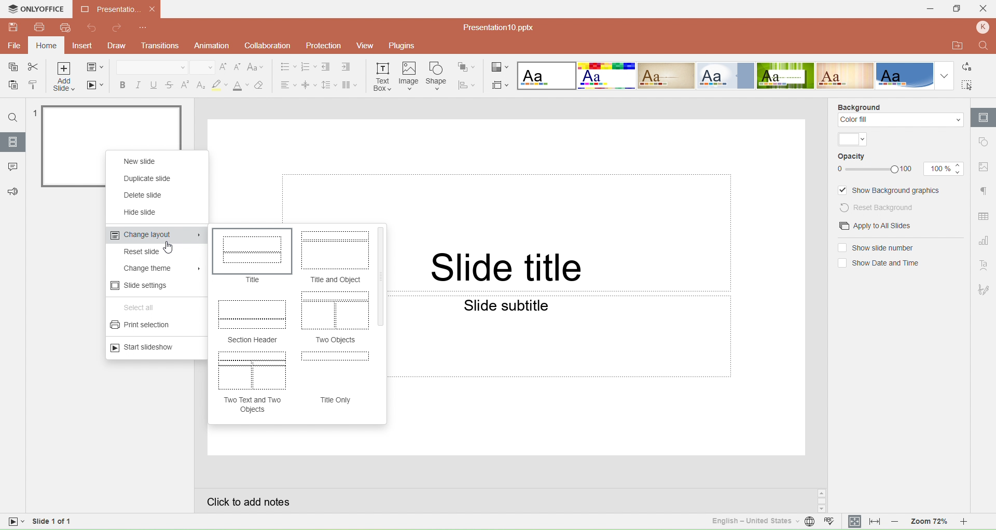  I want to click on Find, so click(13, 118).